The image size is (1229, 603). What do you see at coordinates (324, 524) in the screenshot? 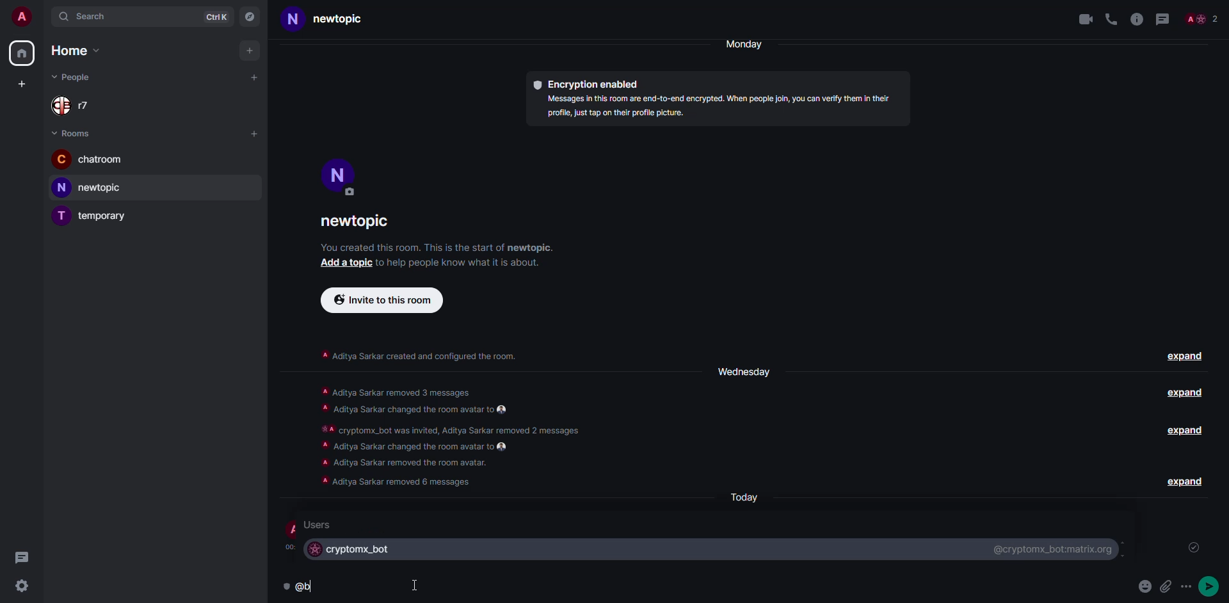
I see `users` at bounding box center [324, 524].